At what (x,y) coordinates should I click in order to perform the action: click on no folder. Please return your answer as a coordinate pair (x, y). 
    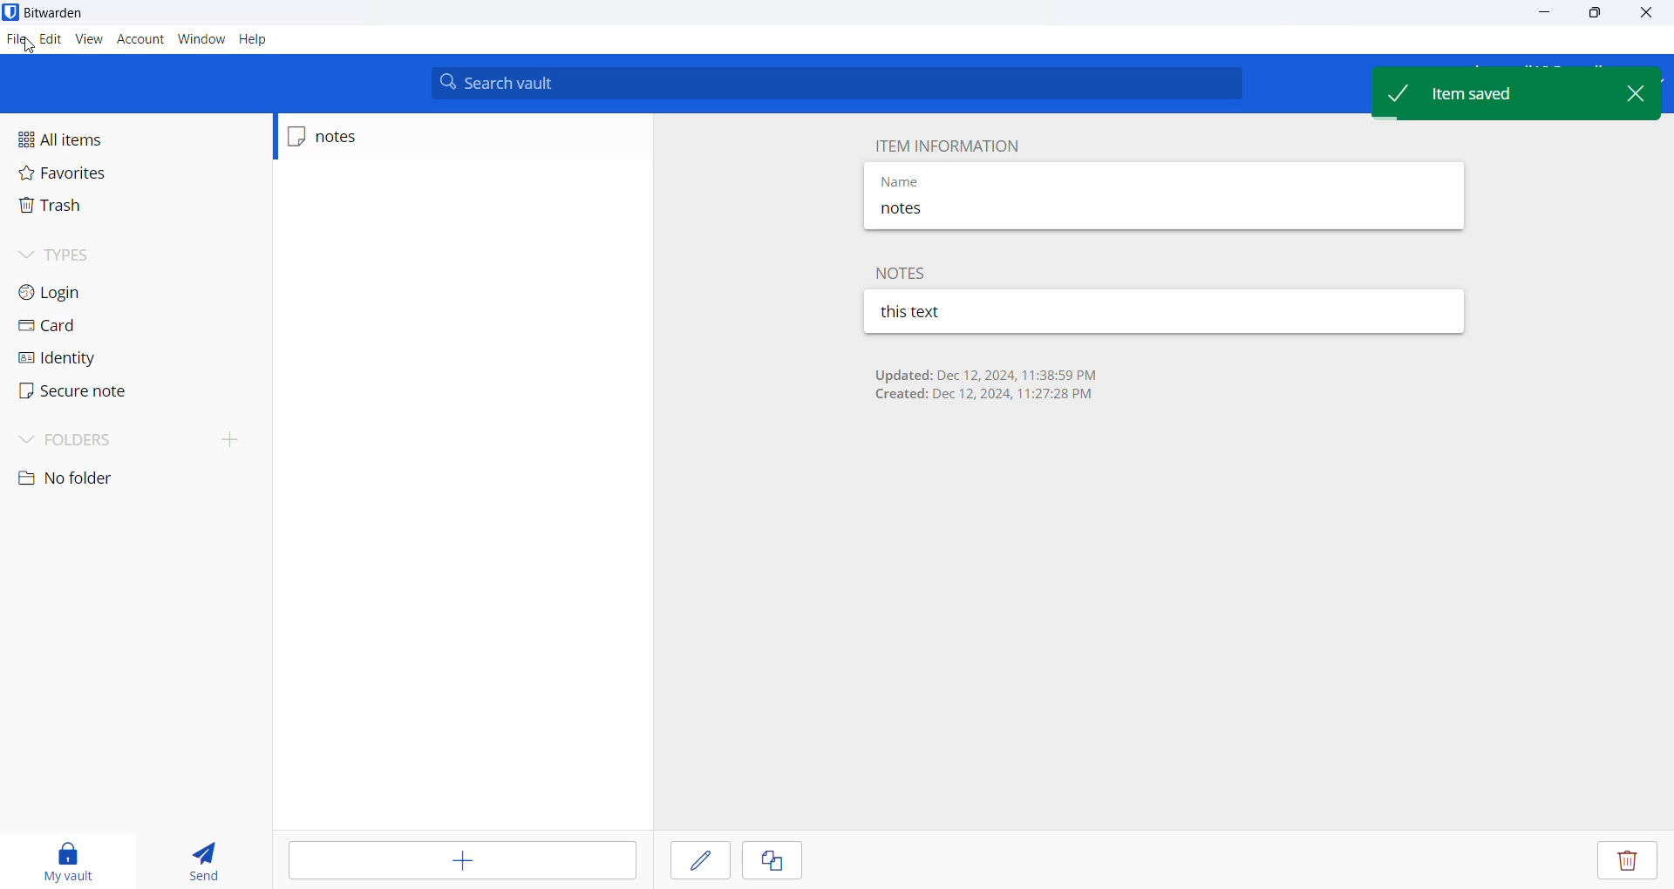
    Looking at the image, I should click on (85, 478).